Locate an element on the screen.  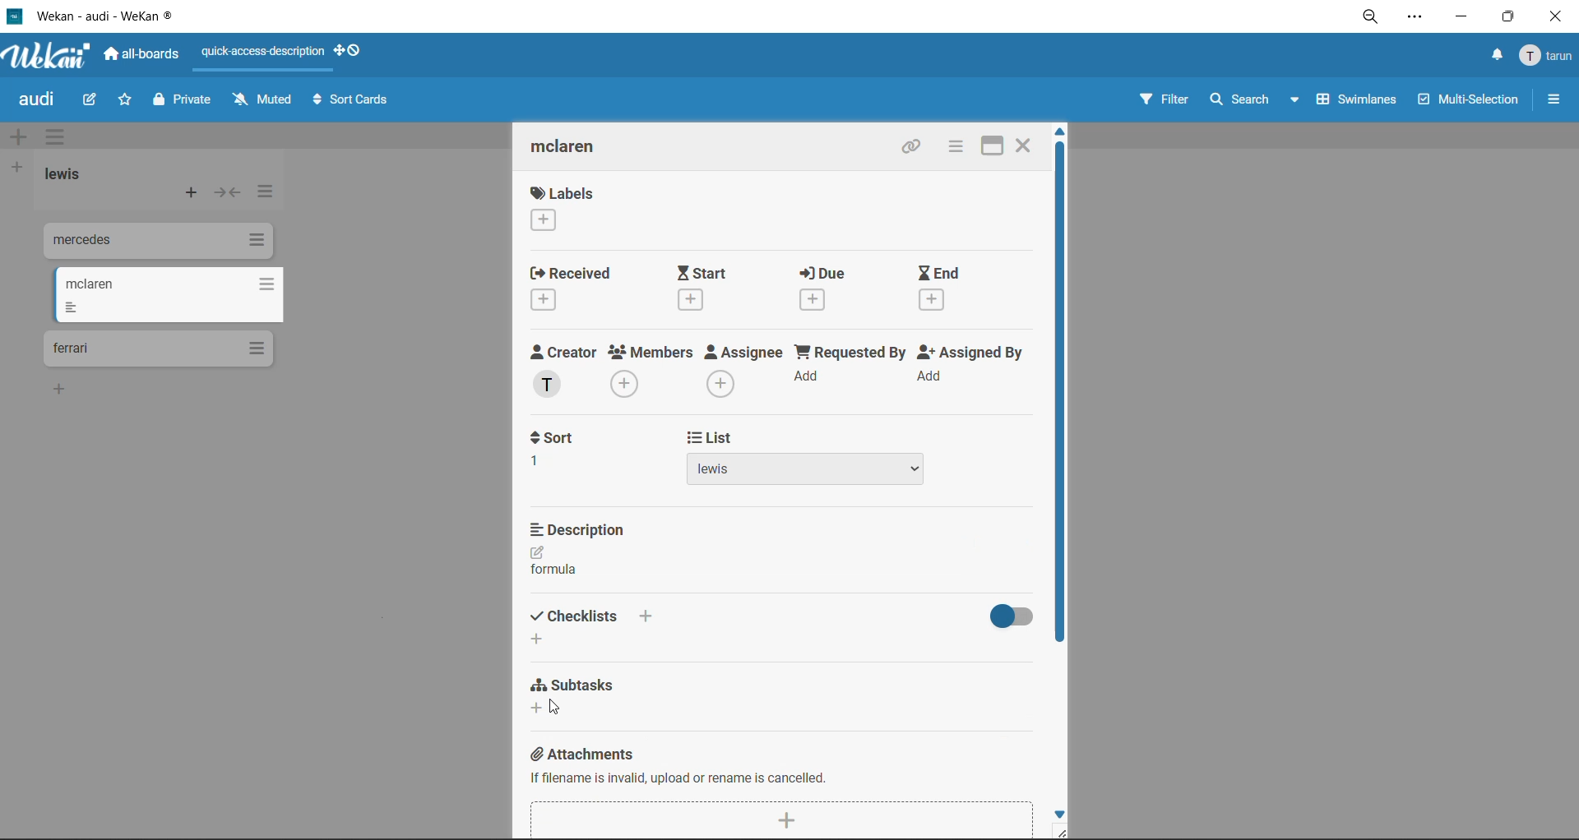
markdown is located at coordinates (975, 545).